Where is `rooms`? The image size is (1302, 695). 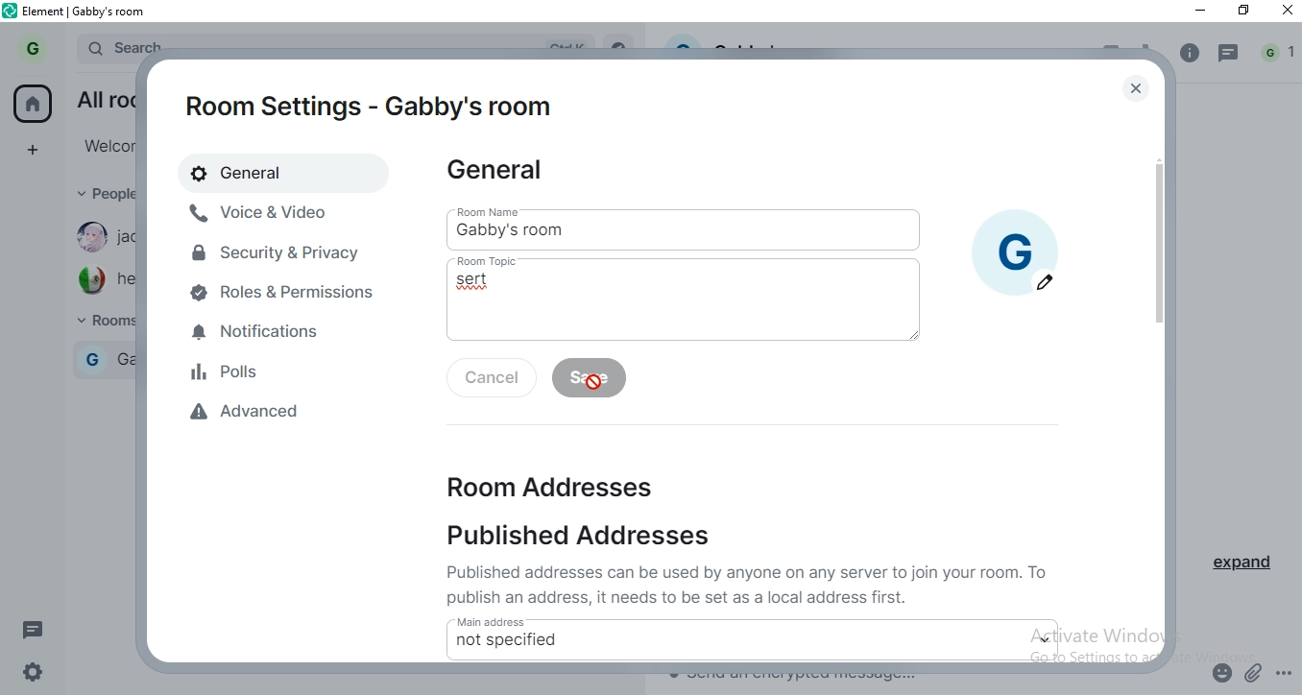 rooms is located at coordinates (99, 323).